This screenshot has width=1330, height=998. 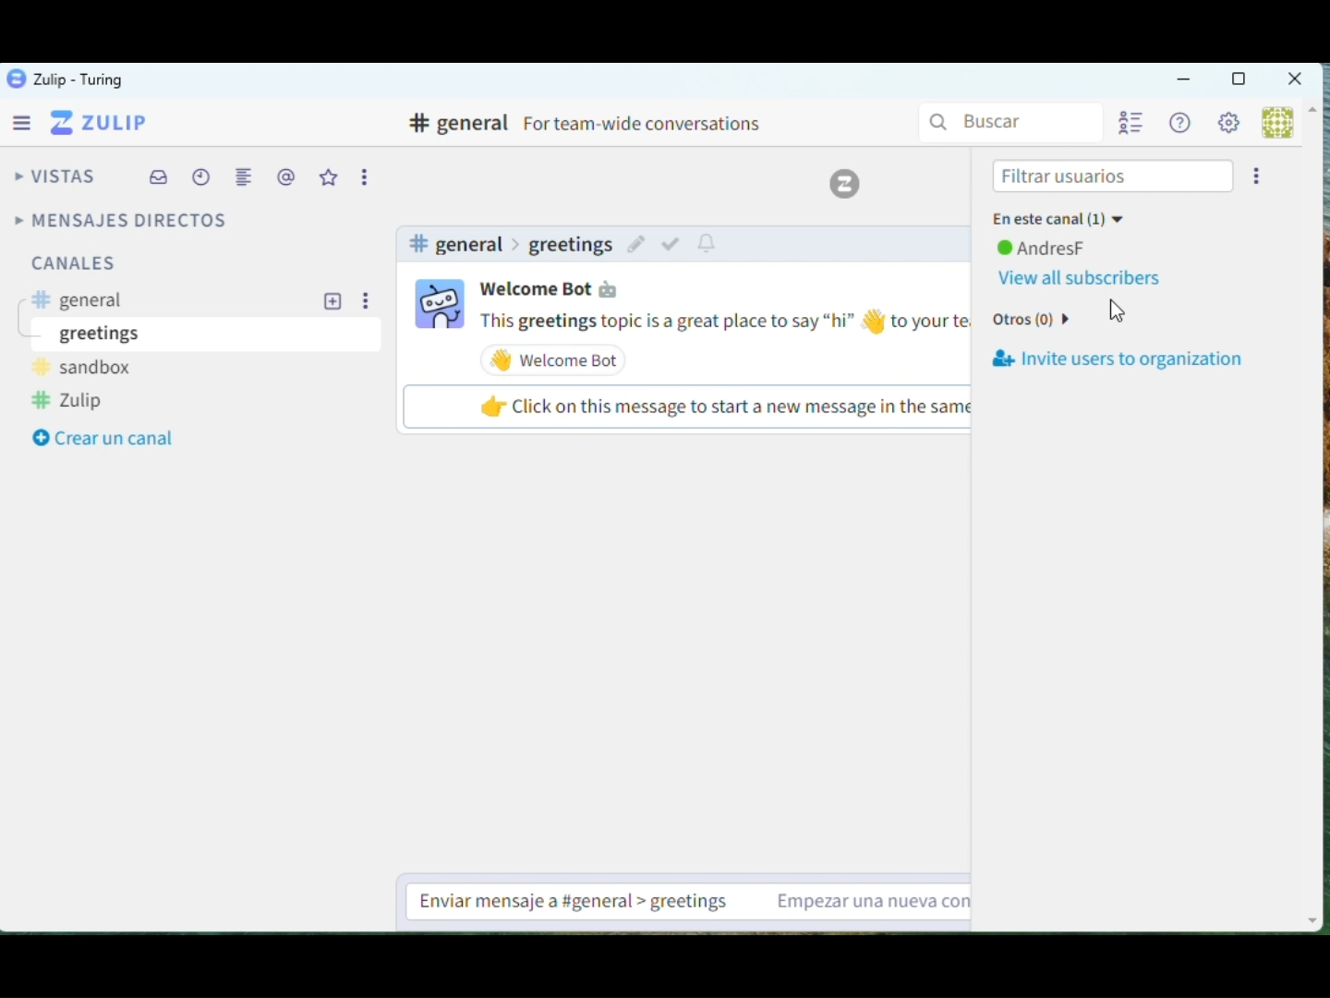 What do you see at coordinates (438, 303) in the screenshot?
I see `user profile` at bounding box center [438, 303].